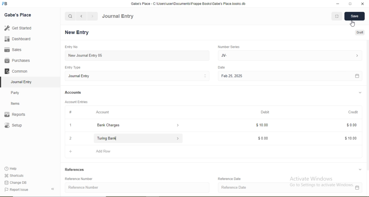 The image size is (369, 197). I want to click on cursor, so click(353, 24).